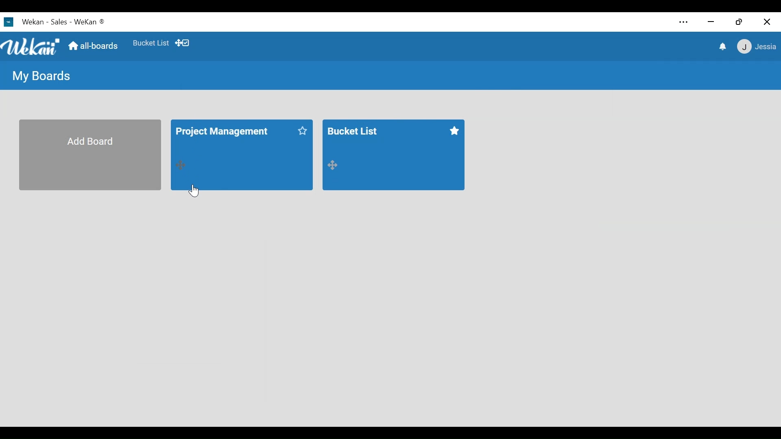  Describe the element at coordinates (720, 46) in the screenshot. I see `notifications` at that location.